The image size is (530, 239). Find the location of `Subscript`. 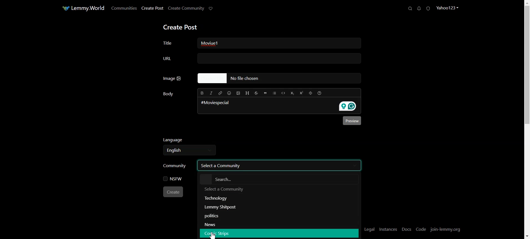

Subscript is located at coordinates (293, 93).